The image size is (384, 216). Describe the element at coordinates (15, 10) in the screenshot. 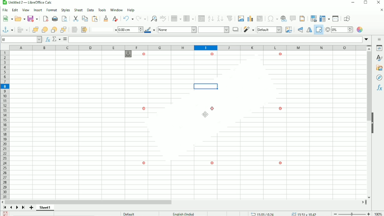

I see `Edit` at that location.